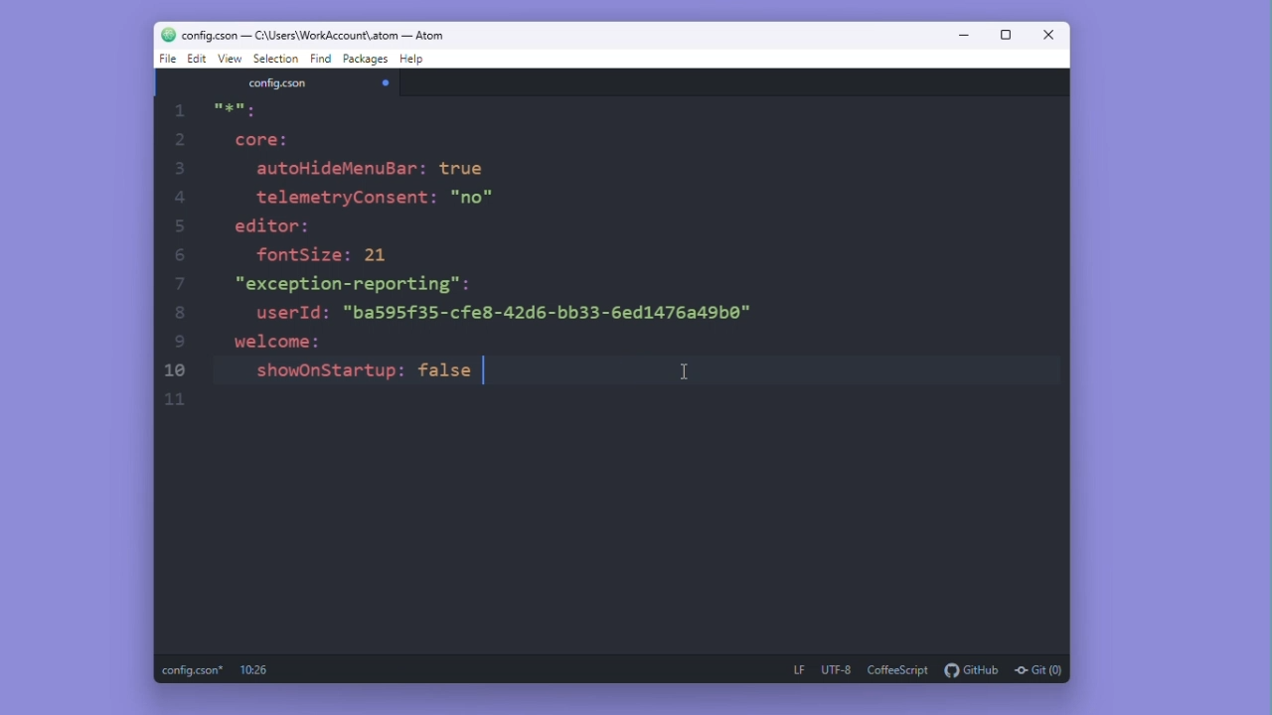 Image resolution: width=1272 pixels, height=715 pixels. Describe the element at coordinates (367, 61) in the screenshot. I see `Packages` at that location.